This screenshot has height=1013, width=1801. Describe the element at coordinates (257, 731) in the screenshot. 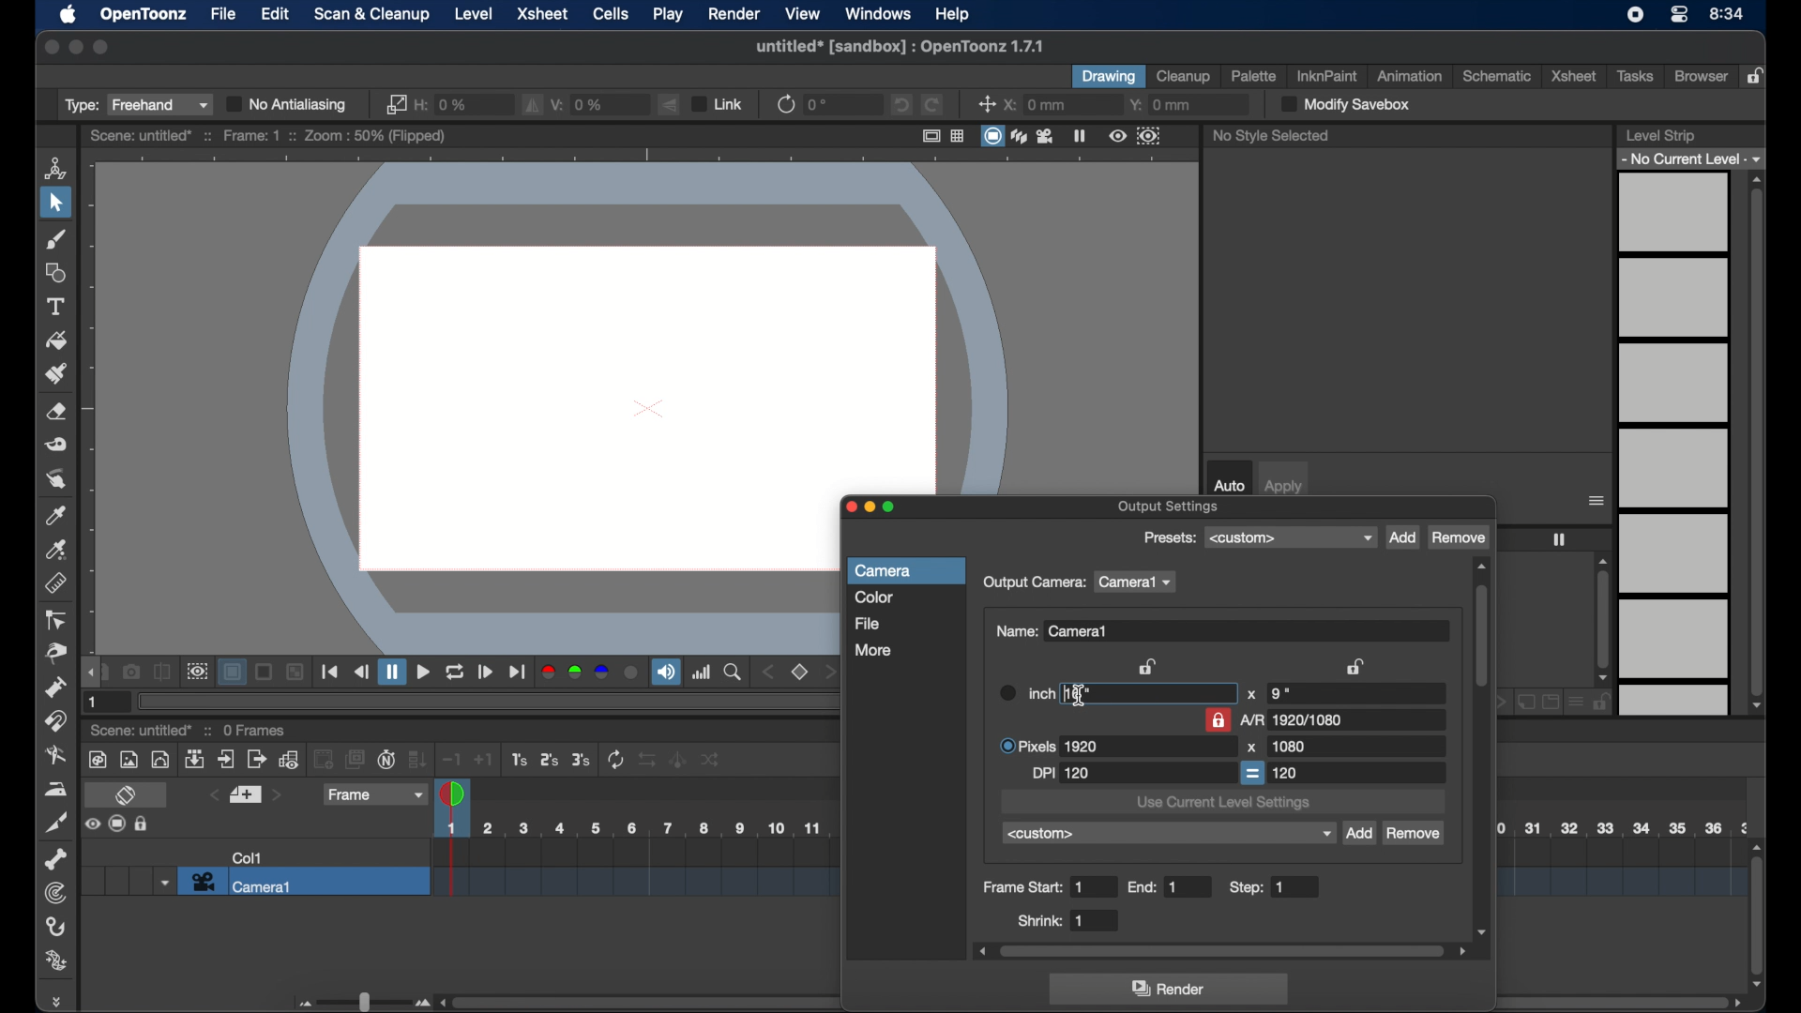

I see `` at that location.